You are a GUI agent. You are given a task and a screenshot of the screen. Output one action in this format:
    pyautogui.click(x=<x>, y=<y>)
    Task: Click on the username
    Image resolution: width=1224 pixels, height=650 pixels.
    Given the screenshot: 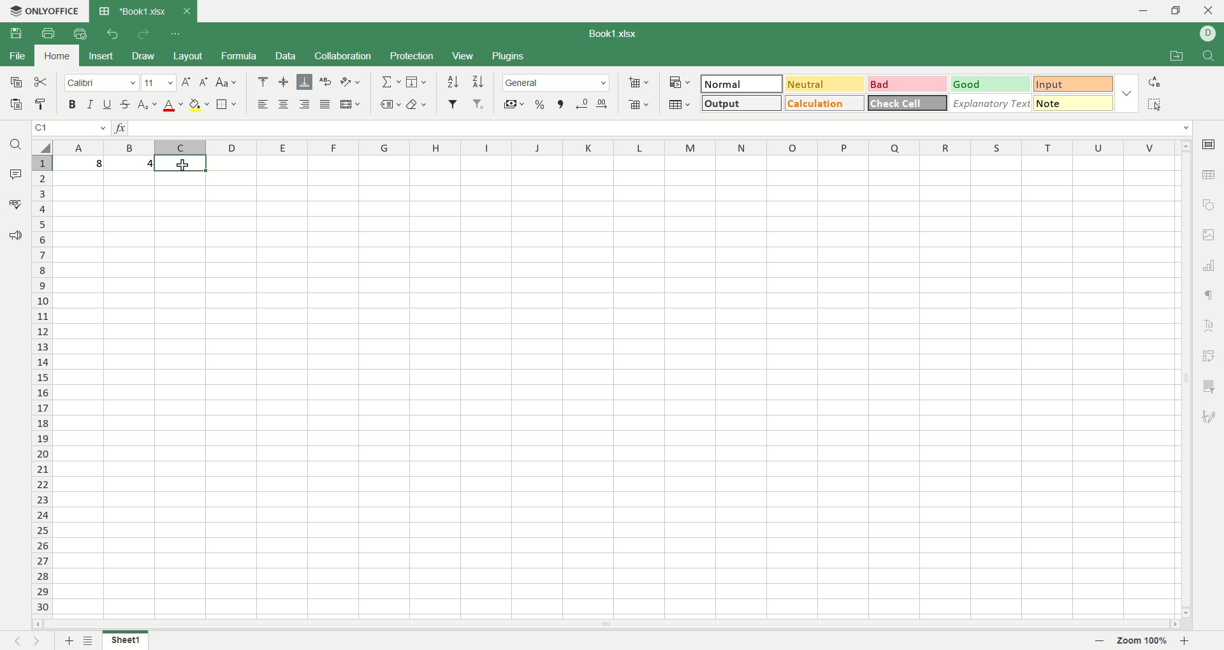 What is the action you would take?
    pyautogui.click(x=1208, y=34)
    